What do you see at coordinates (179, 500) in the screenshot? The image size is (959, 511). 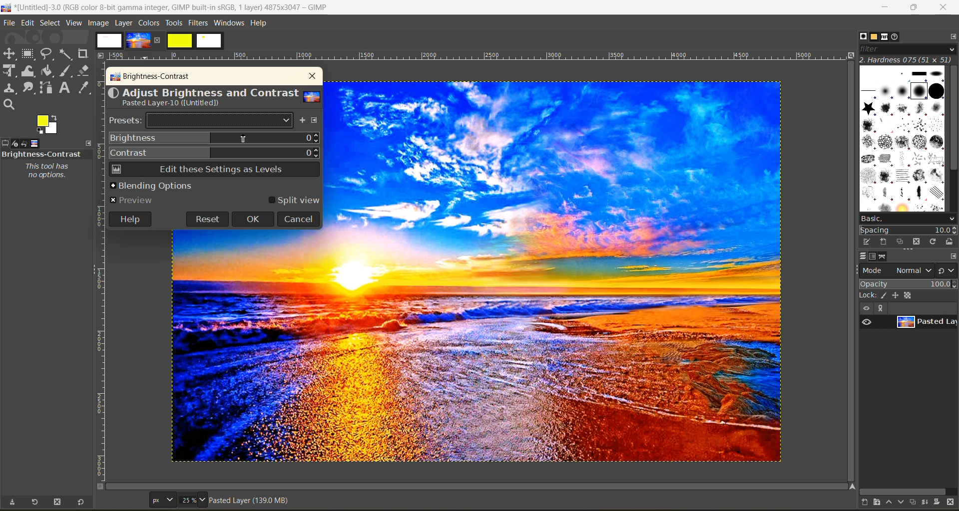 I see `size` at bounding box center [179, 500].